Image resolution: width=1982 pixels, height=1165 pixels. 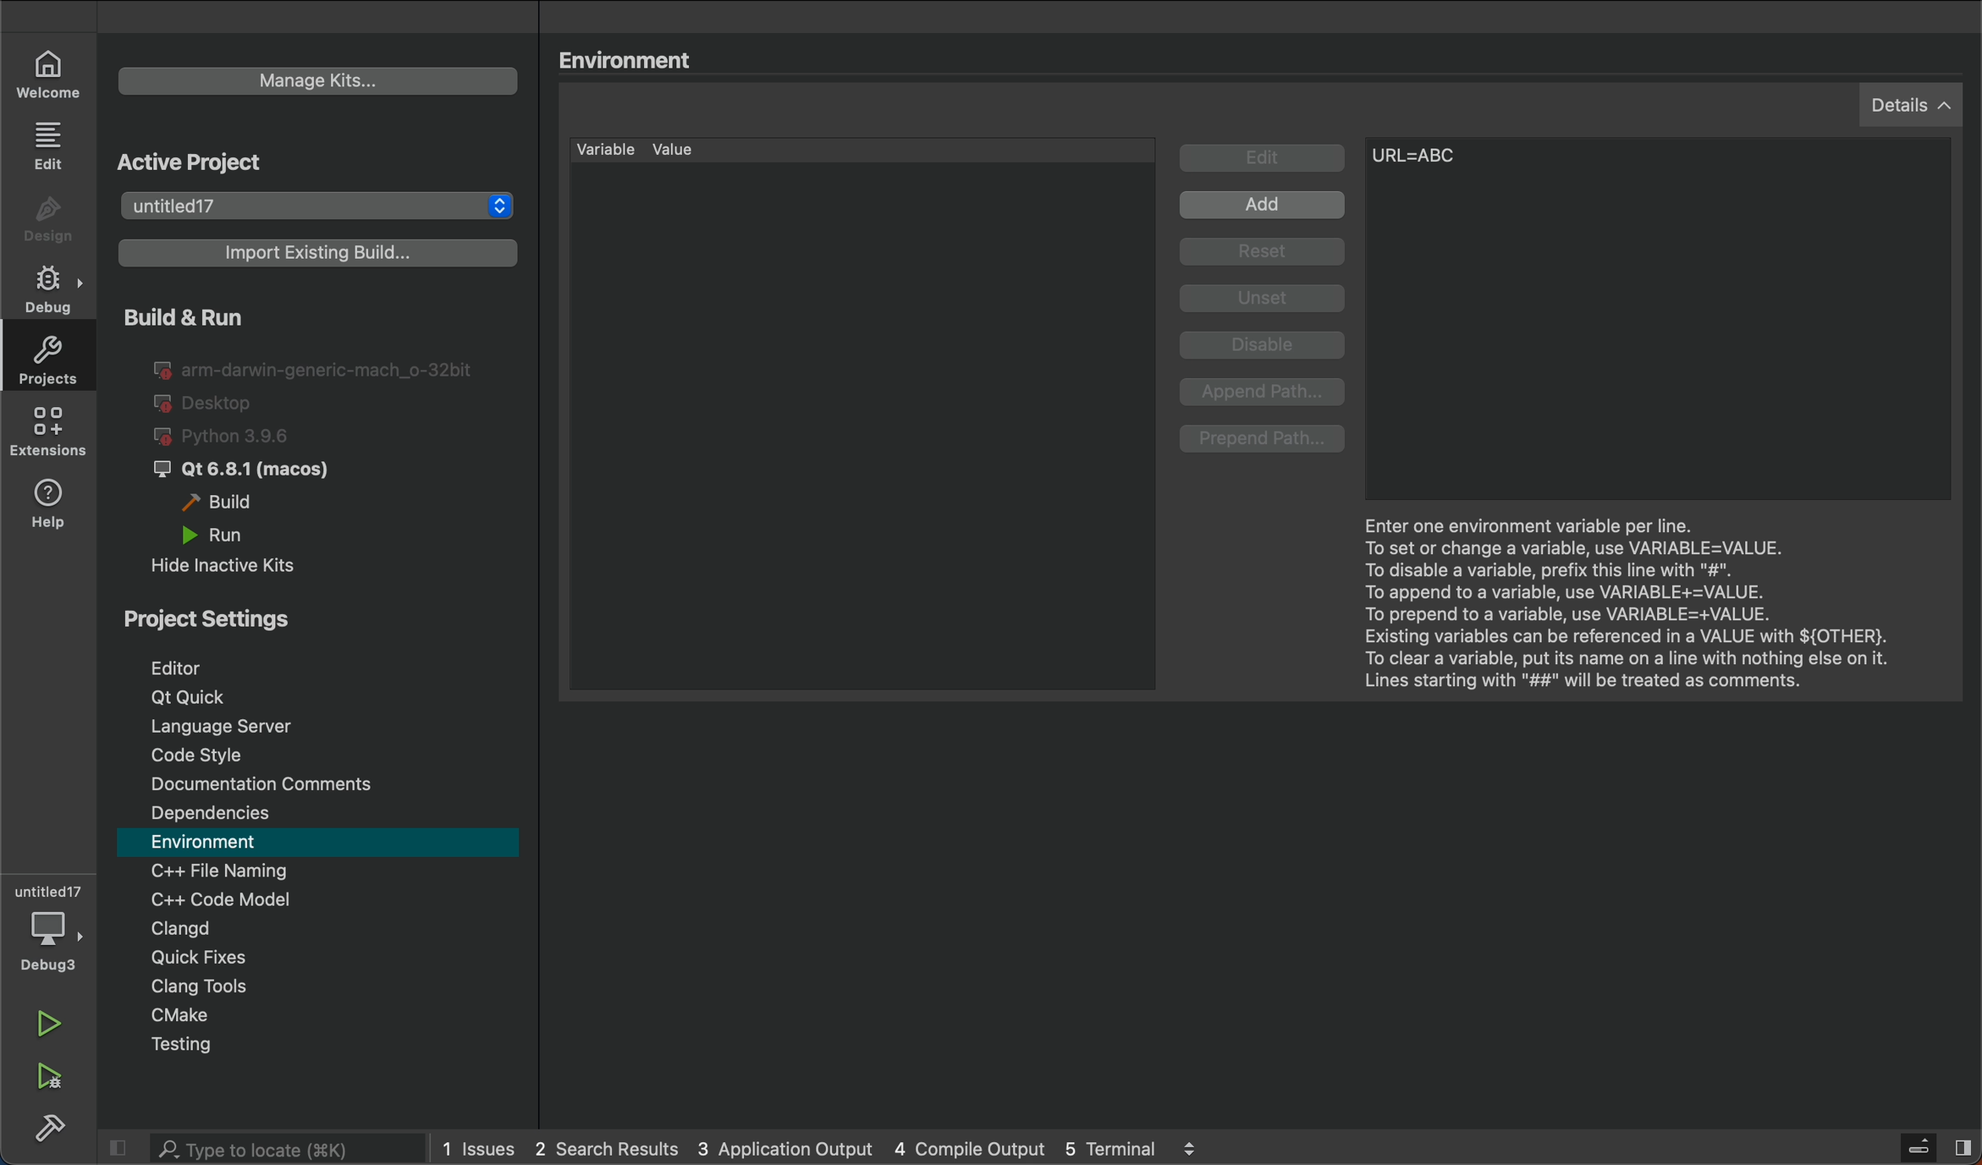 I want to click on python 3.96, so click(x=242, y=437).